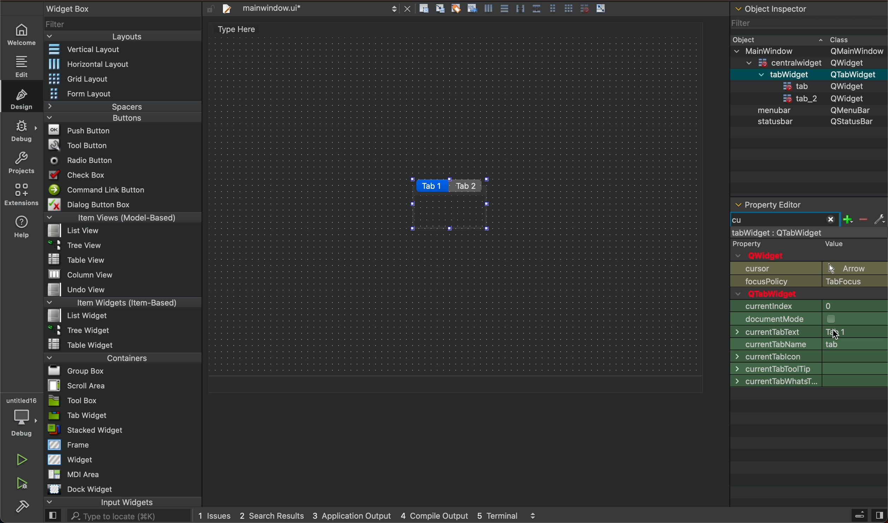  Describe the element at coordinates (810, 446) in the screenshot. I see `focus` at that location.